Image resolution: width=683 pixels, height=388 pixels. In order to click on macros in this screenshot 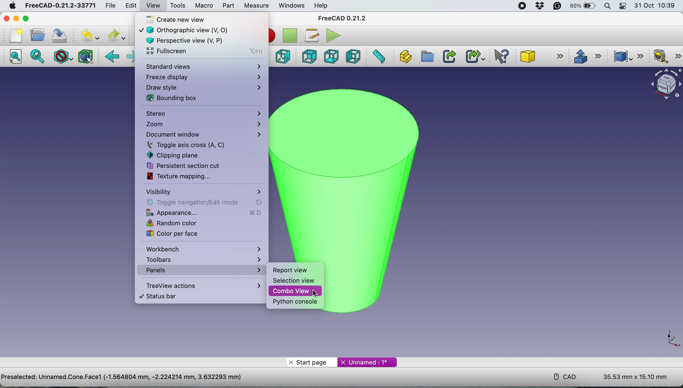, I will do `click(312, 34)`.